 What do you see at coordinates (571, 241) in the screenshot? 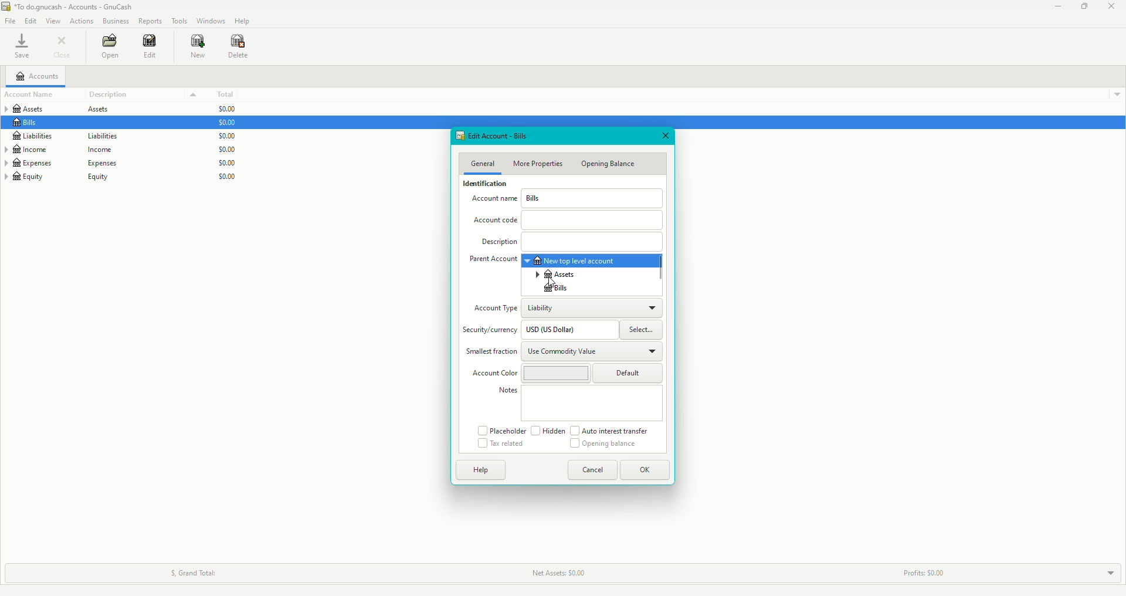
I see `Description` at bounding box center [571, 241].